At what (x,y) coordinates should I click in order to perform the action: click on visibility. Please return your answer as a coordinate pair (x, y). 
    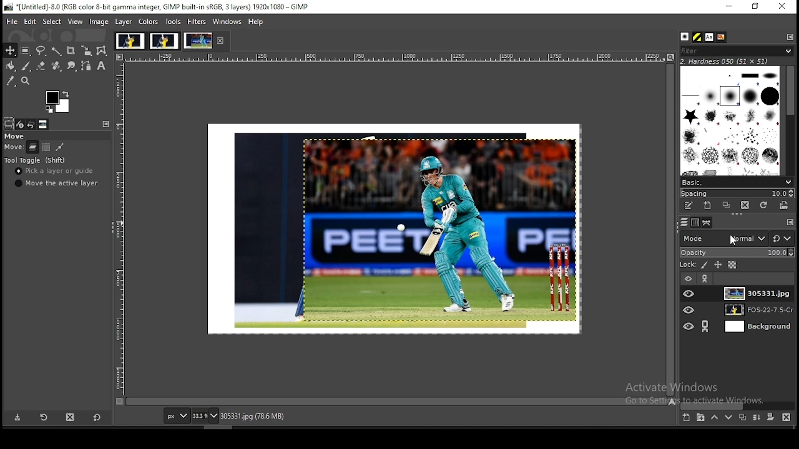
    Looking at the image, I should click on (689, 278).